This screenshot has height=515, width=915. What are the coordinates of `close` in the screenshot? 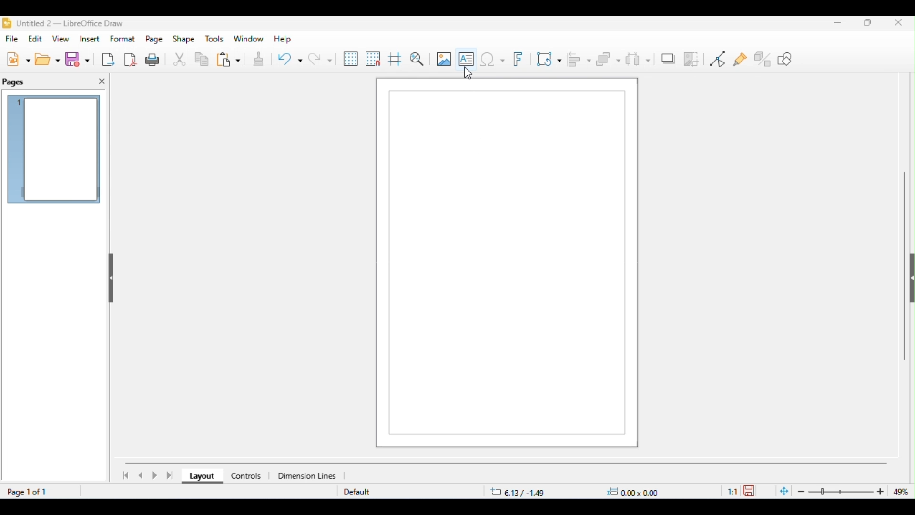 It's located at (898, 23).